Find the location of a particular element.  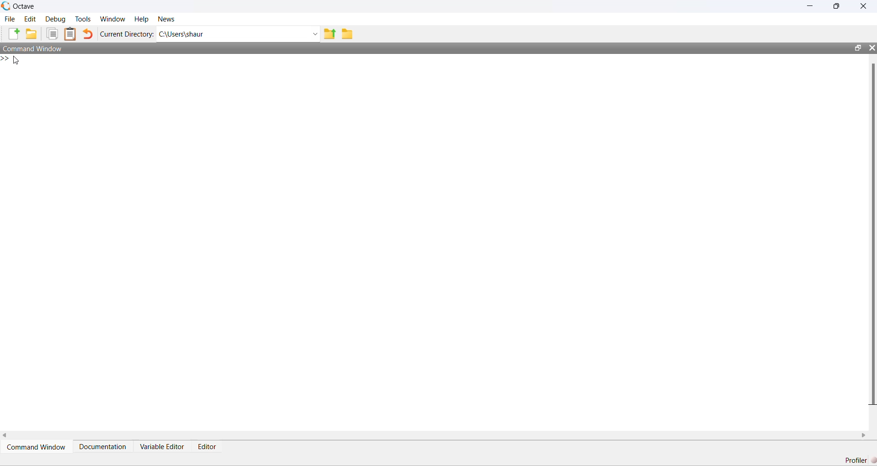

‘Command Window is located at coordinates (32, 48).